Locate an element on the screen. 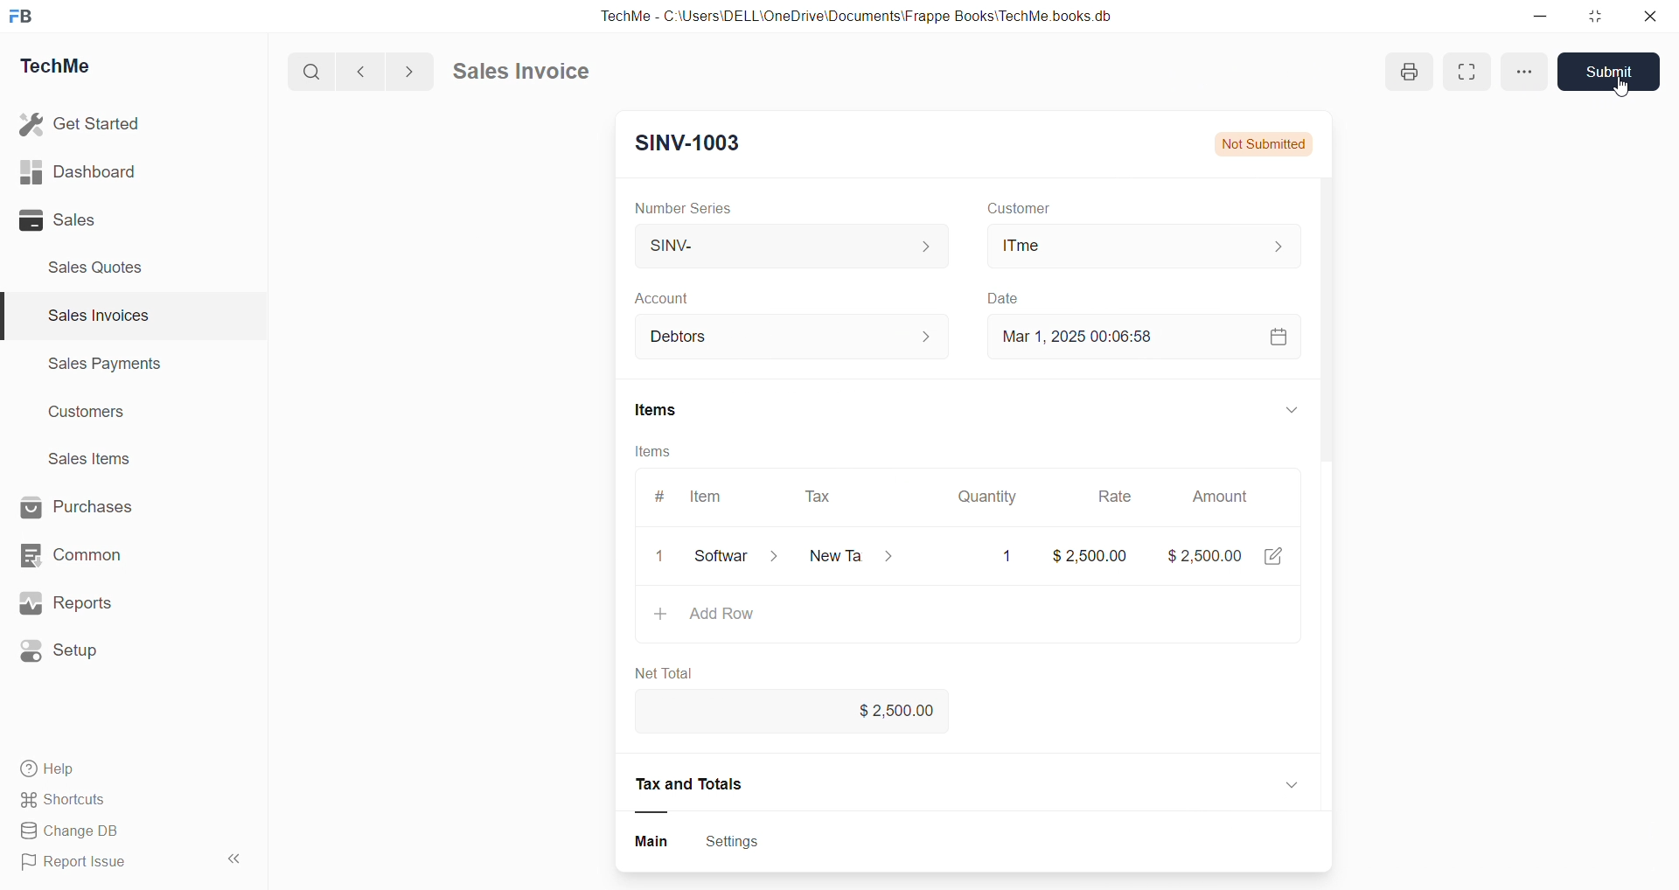  Number Series is located at coordinates (690, 206).